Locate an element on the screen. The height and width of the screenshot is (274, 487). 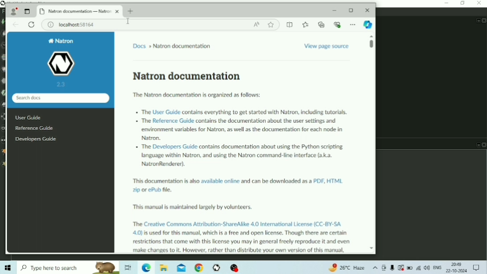
Date is located at coordinates (457, 271).